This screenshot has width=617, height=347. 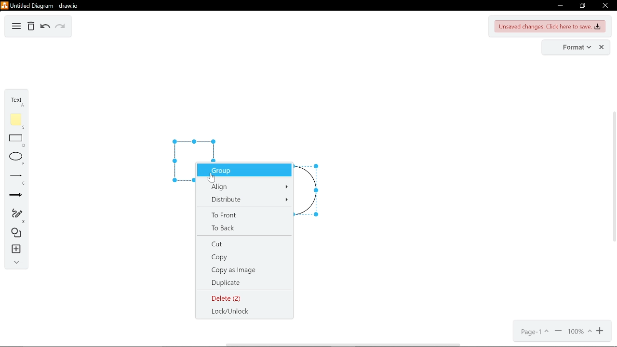 I want to click on unsaved changes. Click here to save, so click(x=550, y=27).